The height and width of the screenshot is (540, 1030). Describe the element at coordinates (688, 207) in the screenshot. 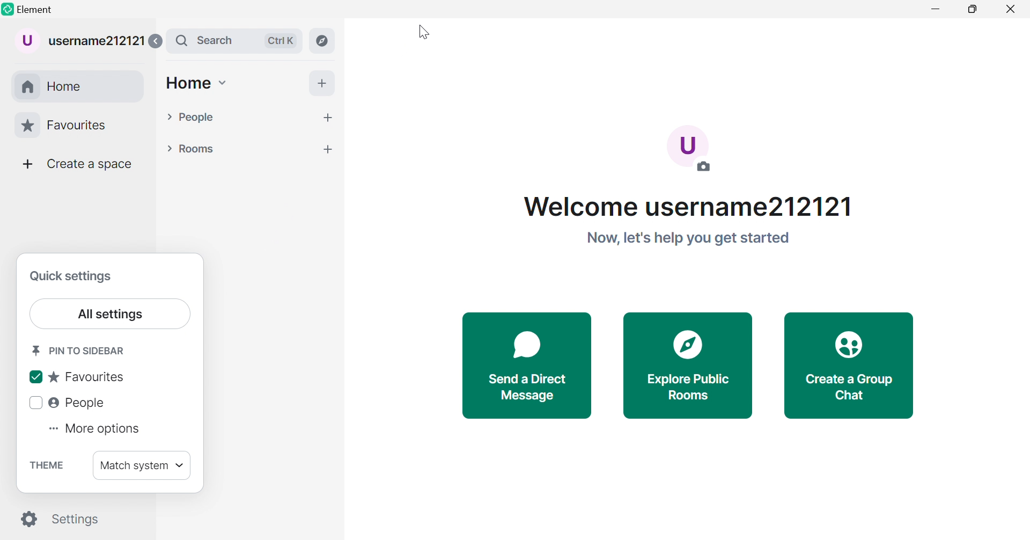

I see `Welcome username212121` at that location.